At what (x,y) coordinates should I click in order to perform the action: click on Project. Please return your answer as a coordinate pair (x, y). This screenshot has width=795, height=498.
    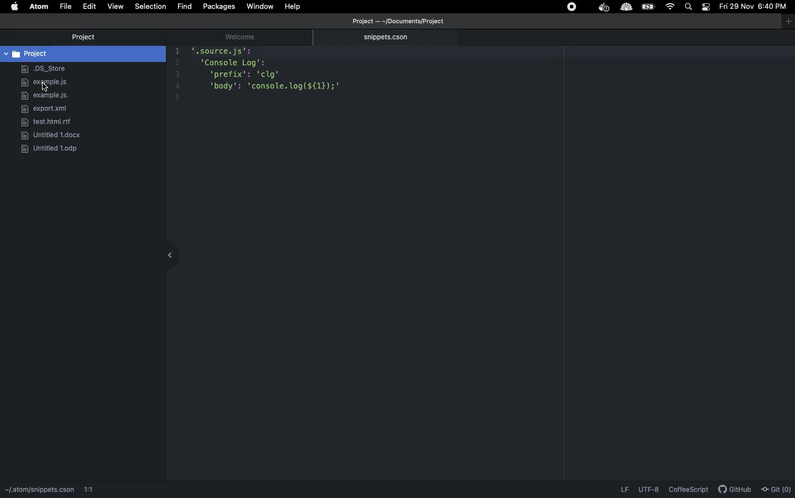
    Looking at the image, I should click on (83, 54).